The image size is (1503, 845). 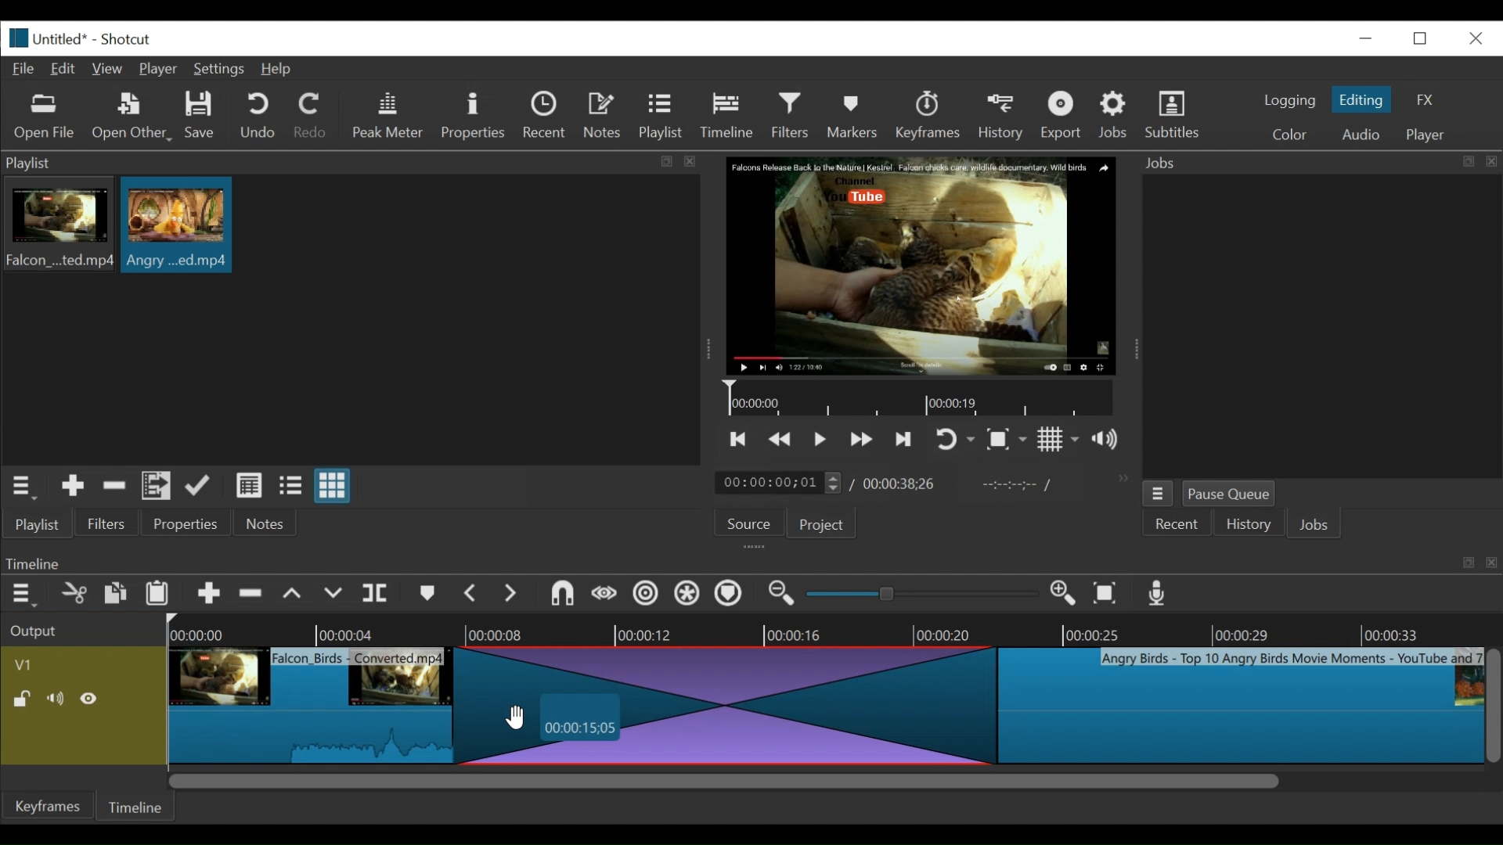 What do you see at coordinates (514, 595) in the screenshot?
I see `next marker` at bounding box center [514, 595].